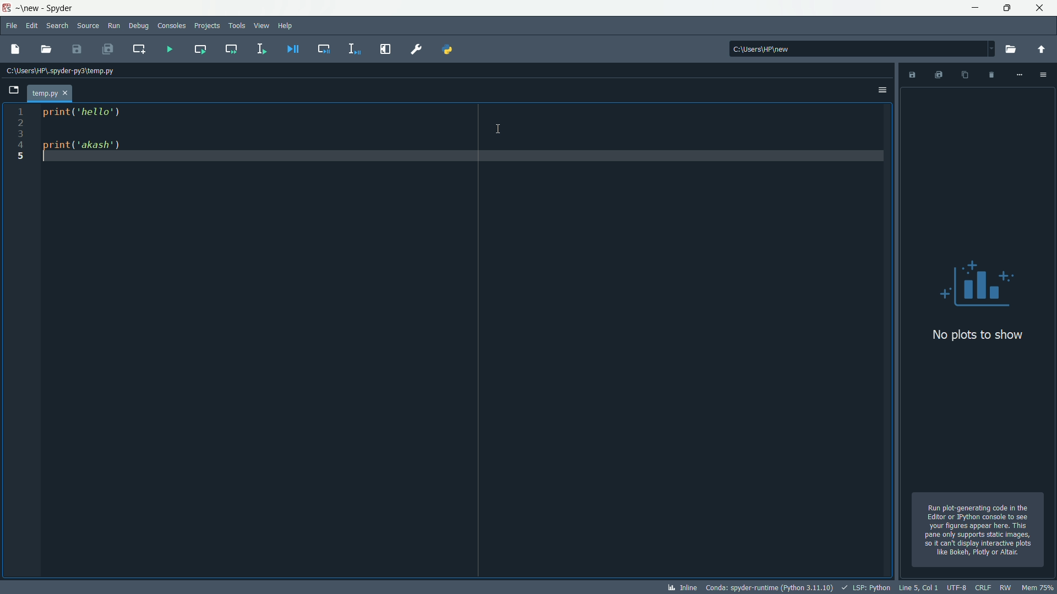 The image size is (1057, 594). I want to click on app name, so click(66, 8).